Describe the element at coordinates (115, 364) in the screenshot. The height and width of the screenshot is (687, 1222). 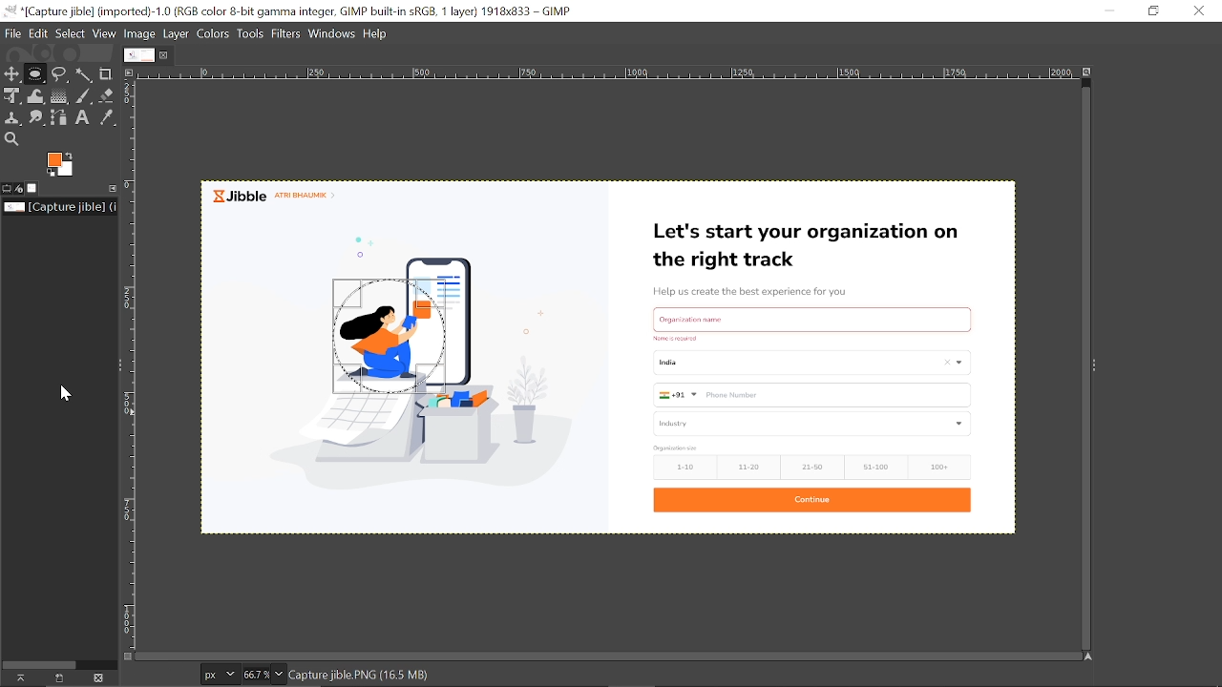
I see `Sidebar menu` at that location.